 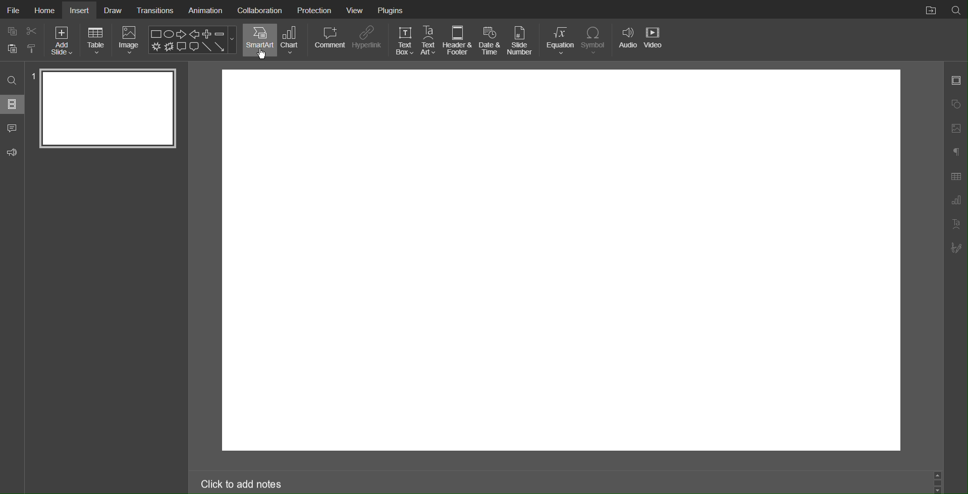 What do you see at coordinates (458, 40) in the screenshot?
I see `Header & Footer` at bounding box center [458, 40].